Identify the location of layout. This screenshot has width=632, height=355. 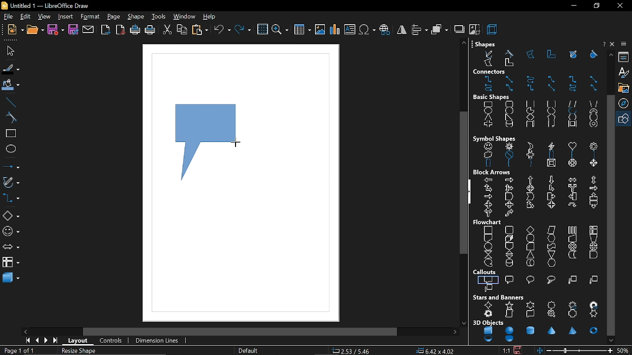
(77, 341).